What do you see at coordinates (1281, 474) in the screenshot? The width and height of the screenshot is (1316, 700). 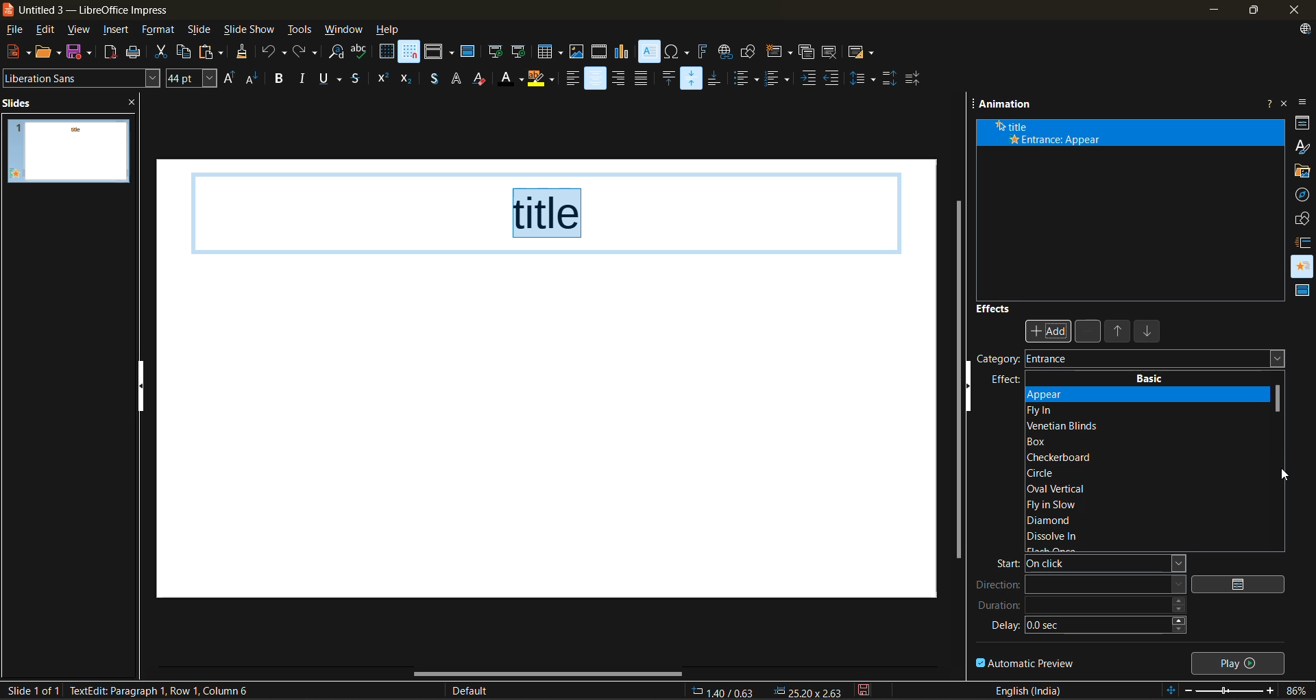 I see `cursor` at bounding box center [1281, 474].